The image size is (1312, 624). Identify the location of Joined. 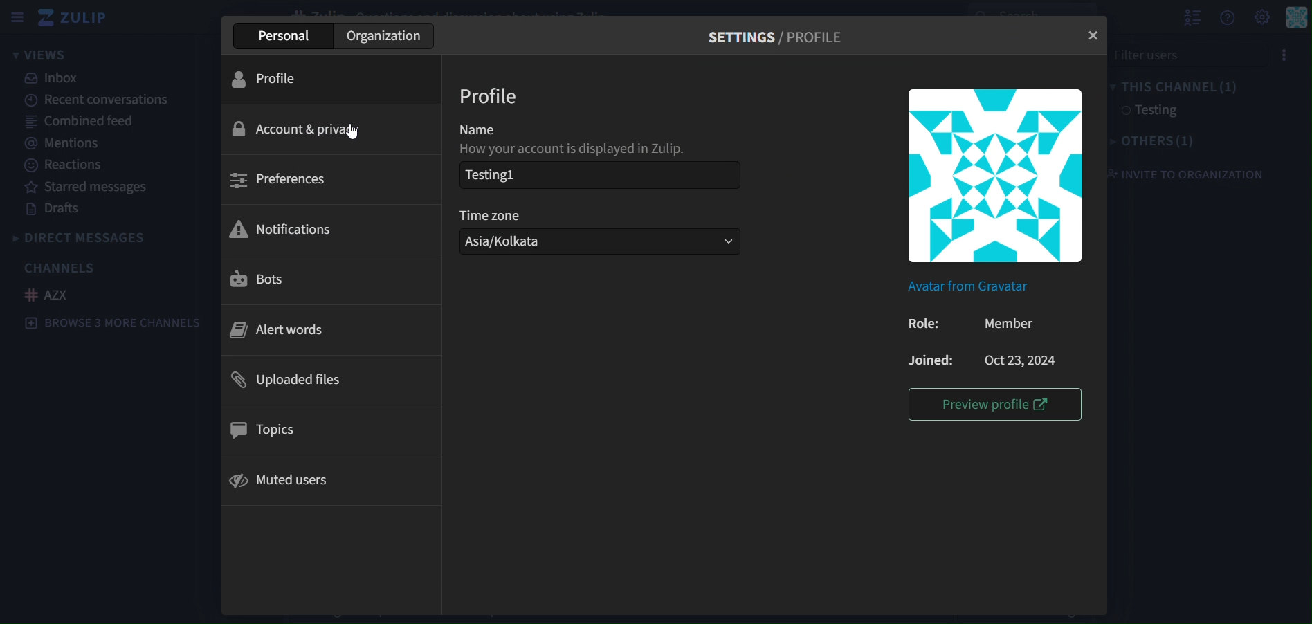
(922, 362).